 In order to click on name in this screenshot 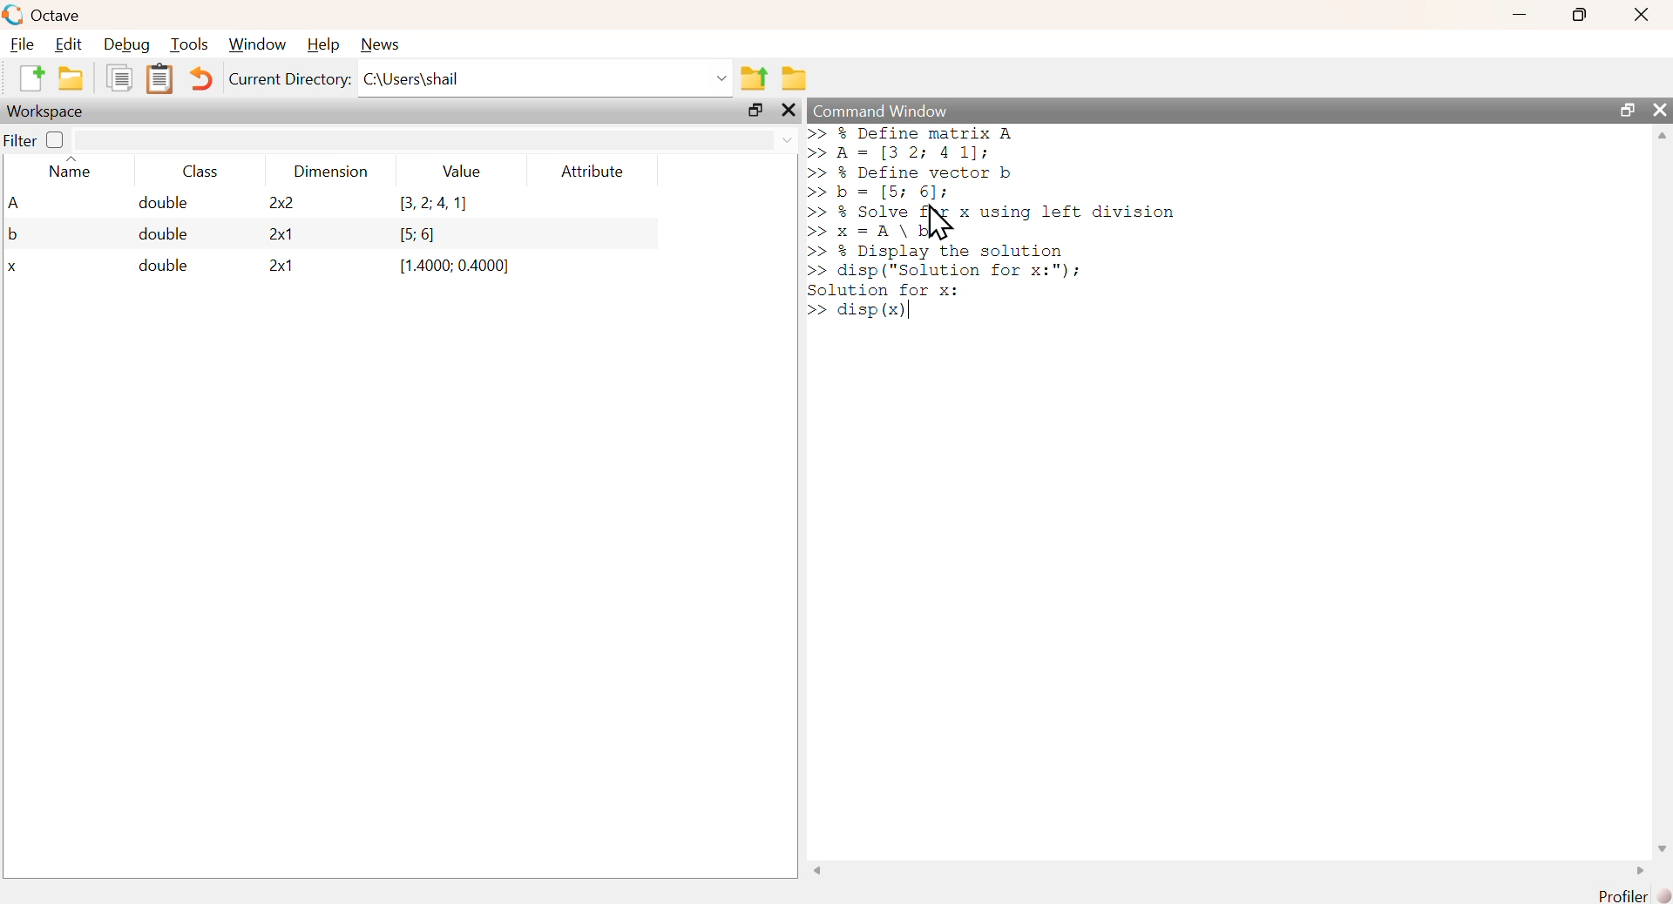, I will do `click(67, 171)`.